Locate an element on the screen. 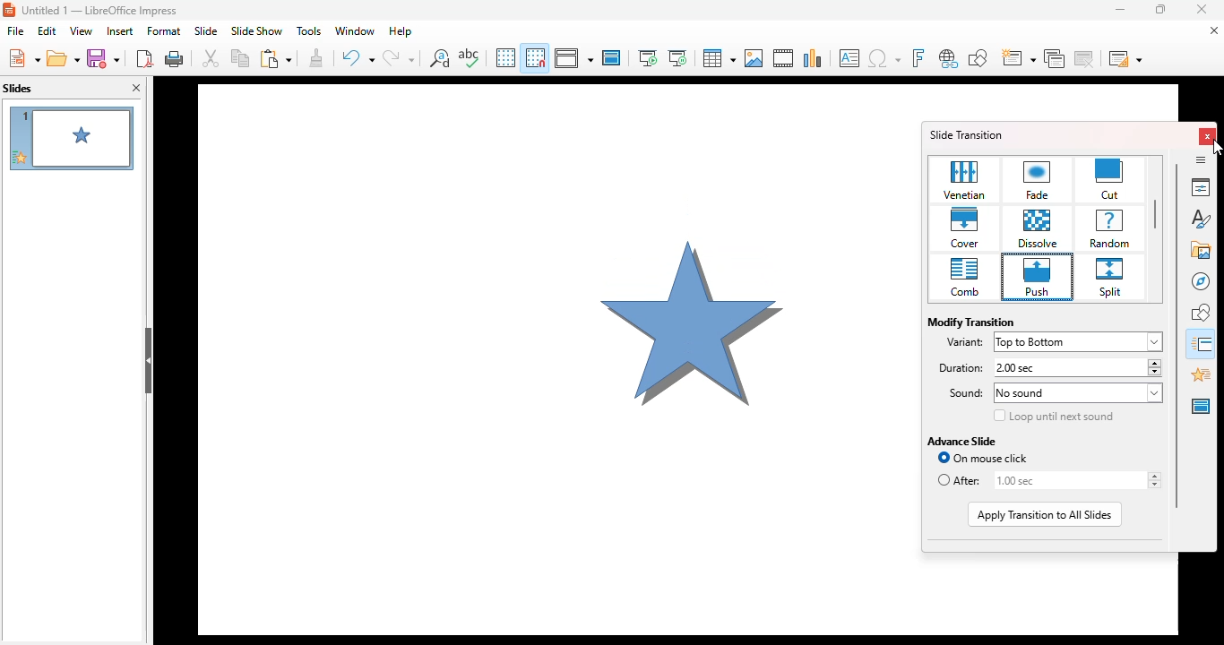 The height and width of the screenshot is (645, 1224). after is located at coordinates (960, 481).